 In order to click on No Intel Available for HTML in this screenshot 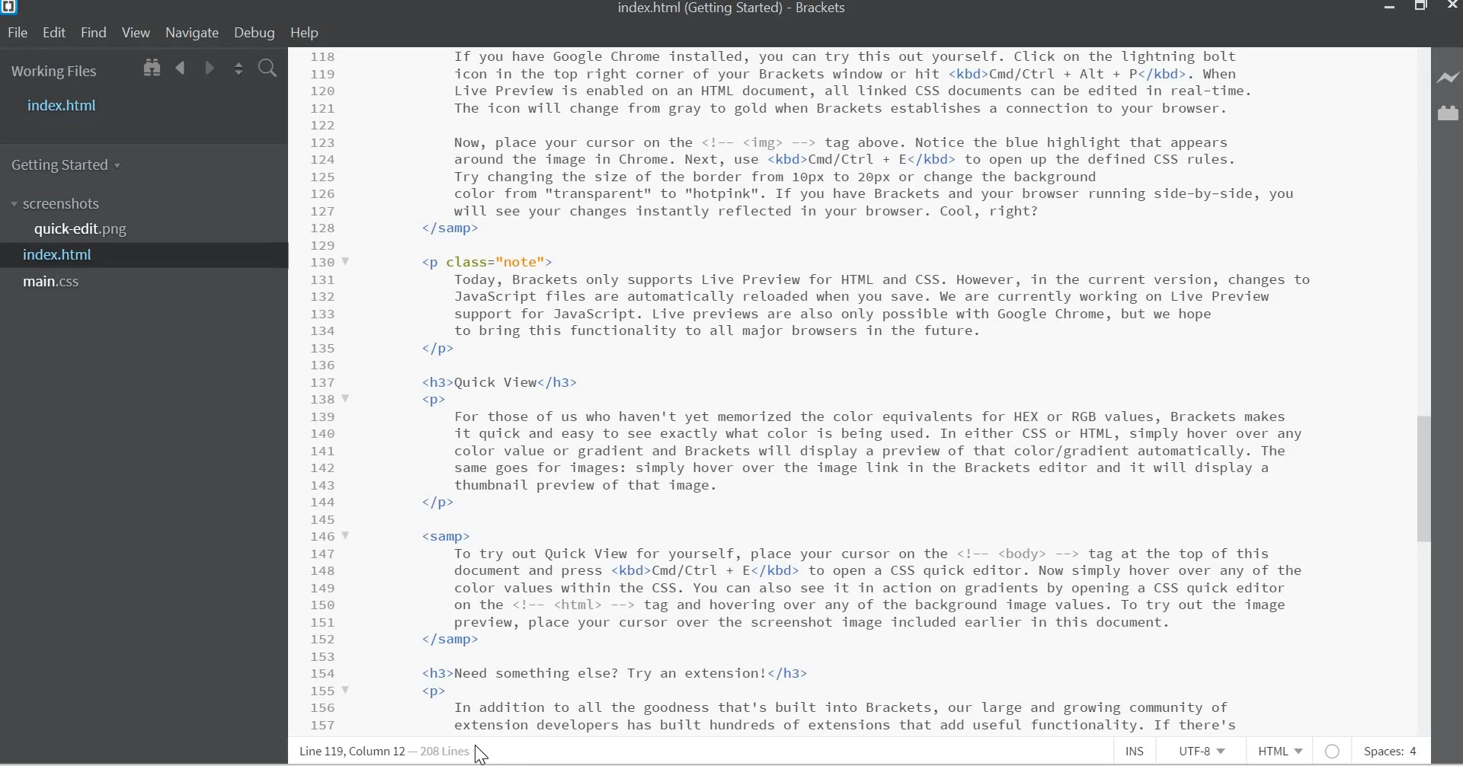, I will do `click(1333, 752)`.